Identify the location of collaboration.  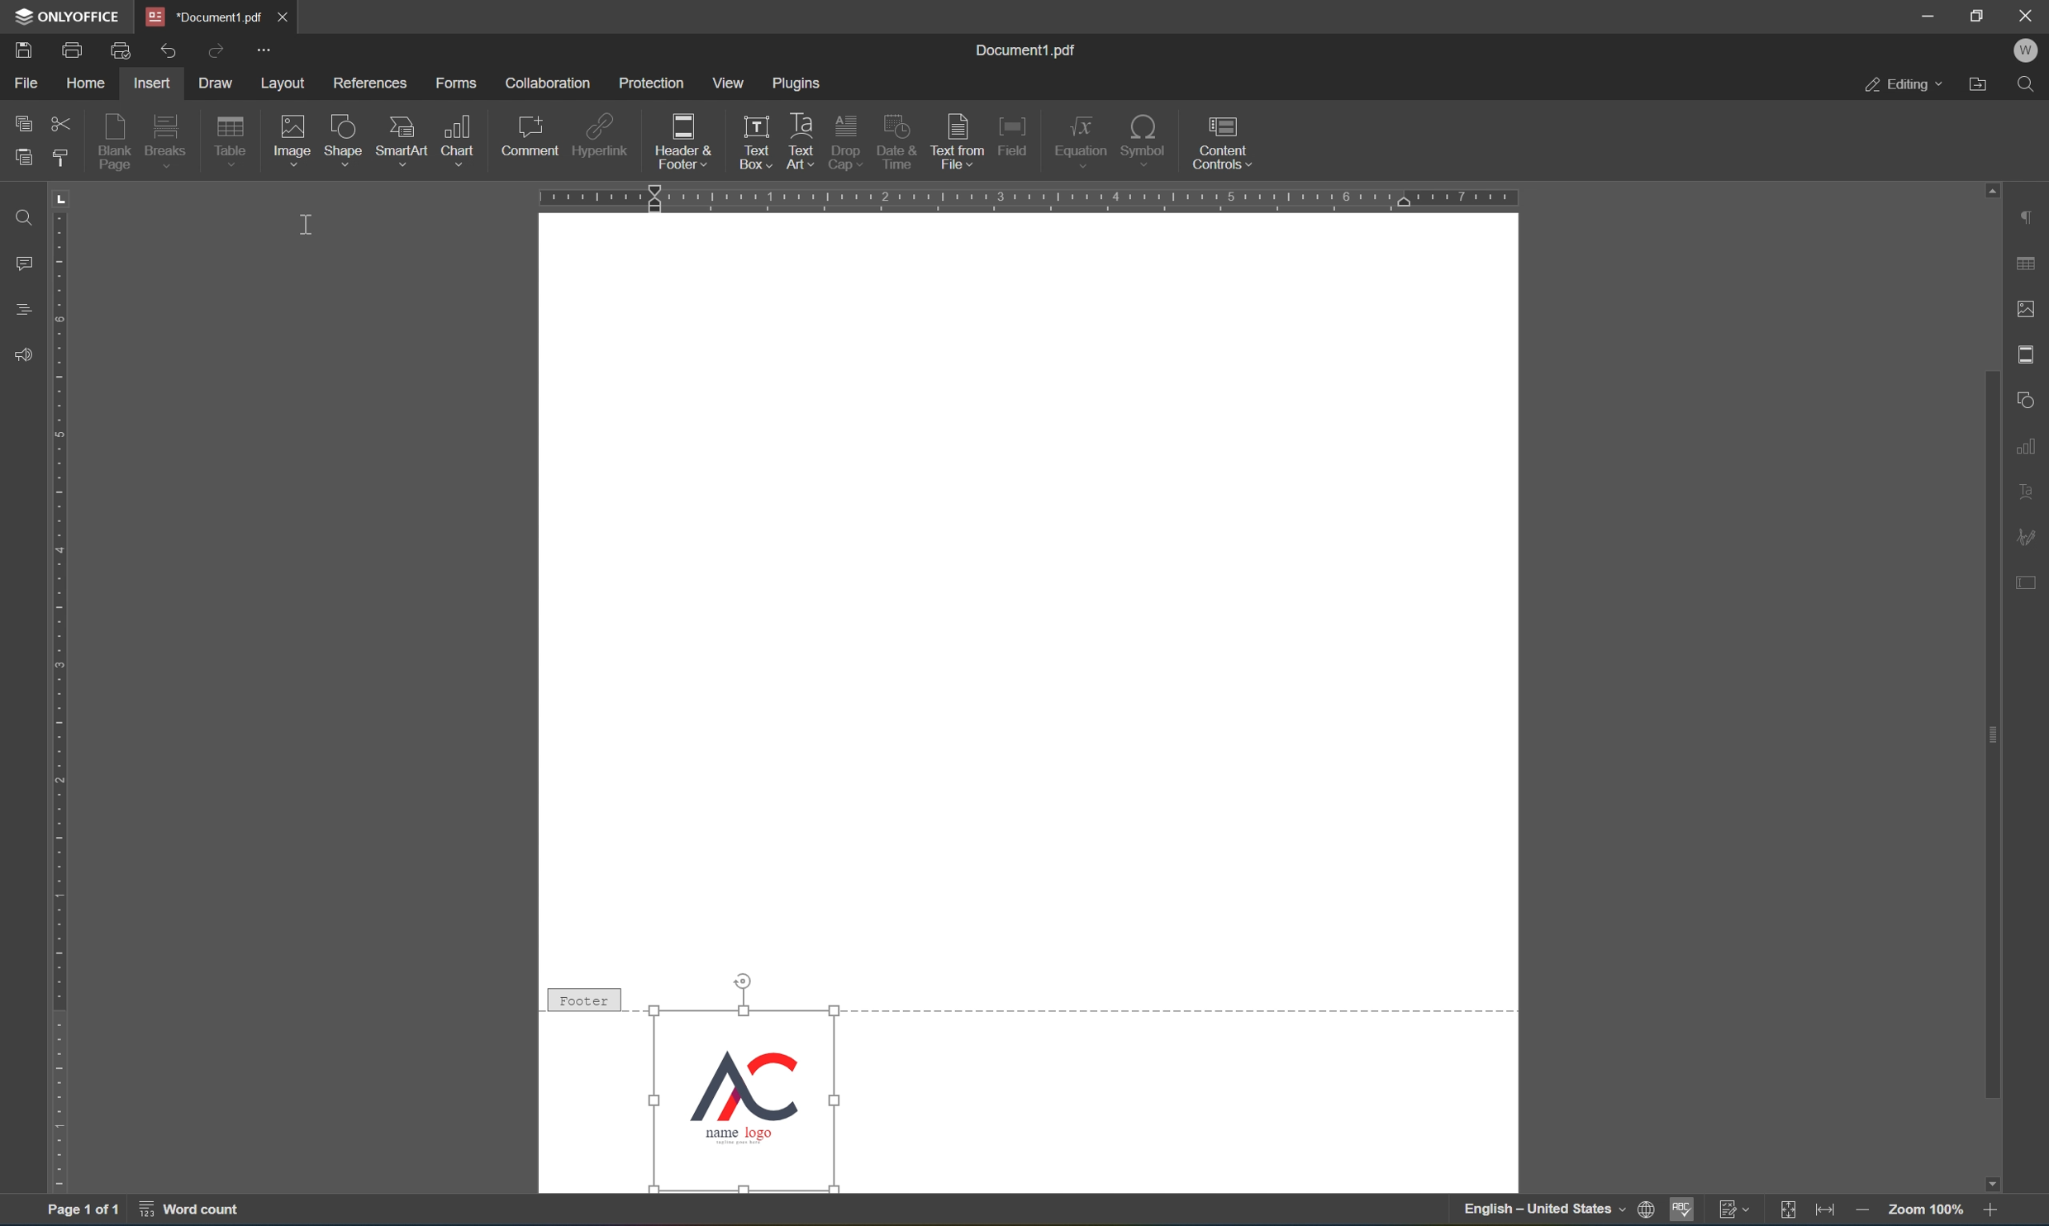
(549, 83).